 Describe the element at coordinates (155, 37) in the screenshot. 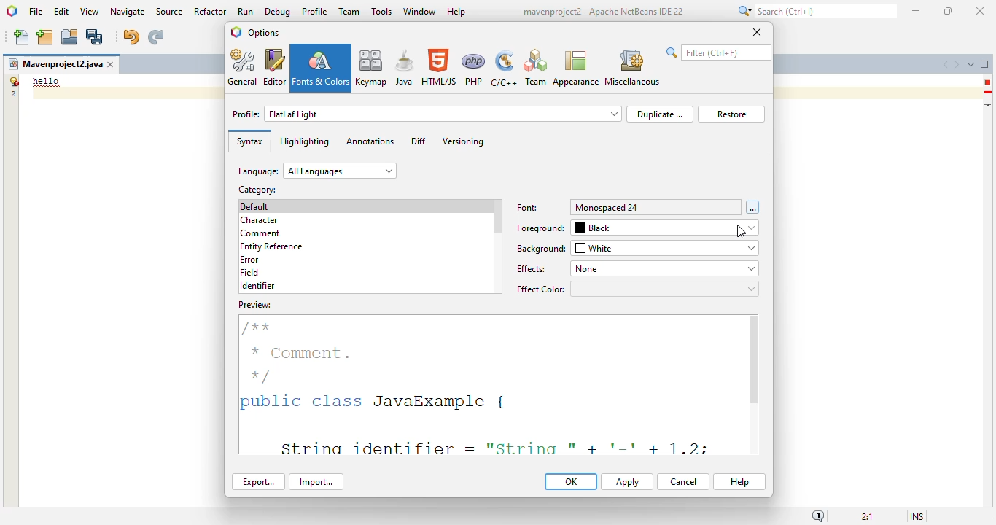

I see `redo` at that location.